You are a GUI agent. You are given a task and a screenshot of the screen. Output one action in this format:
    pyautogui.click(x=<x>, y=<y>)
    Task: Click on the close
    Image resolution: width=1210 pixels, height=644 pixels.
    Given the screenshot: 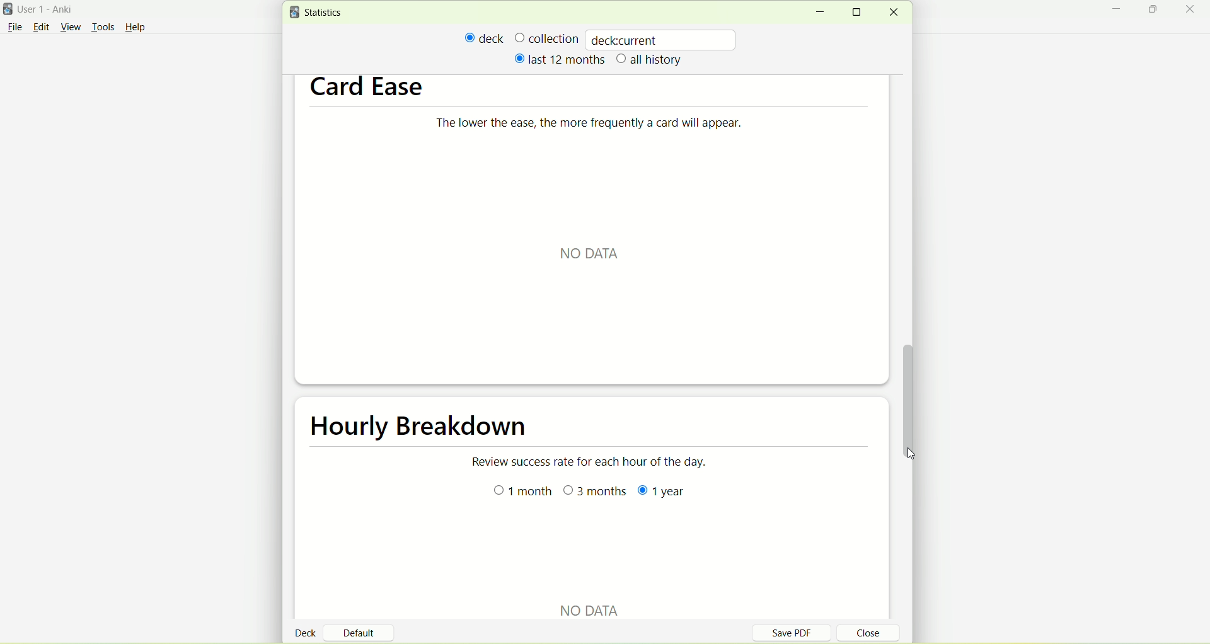 What is the action you would take?
    pyautogui.click(x=861, y=635)
    